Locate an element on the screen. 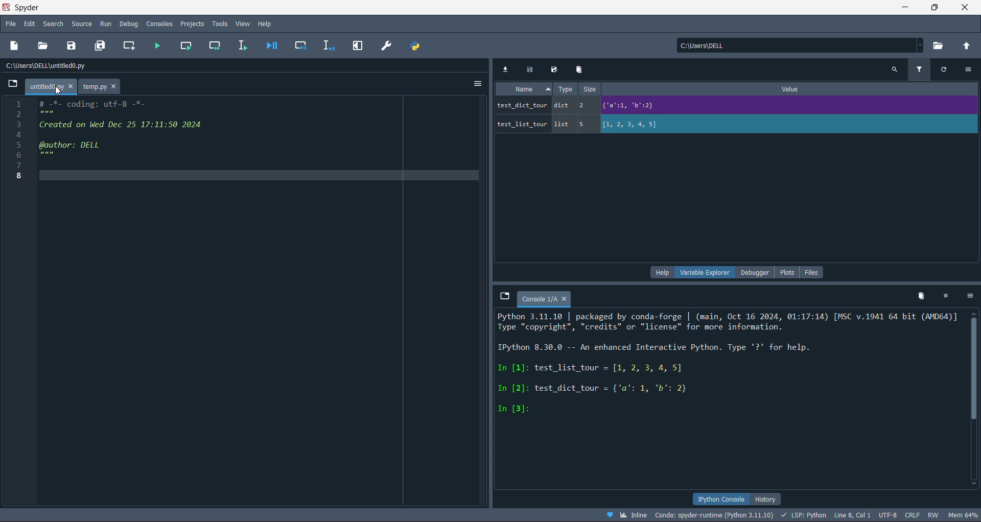 This screenshot has height=522, width=981. save data as is located at coordinates (554, 68).